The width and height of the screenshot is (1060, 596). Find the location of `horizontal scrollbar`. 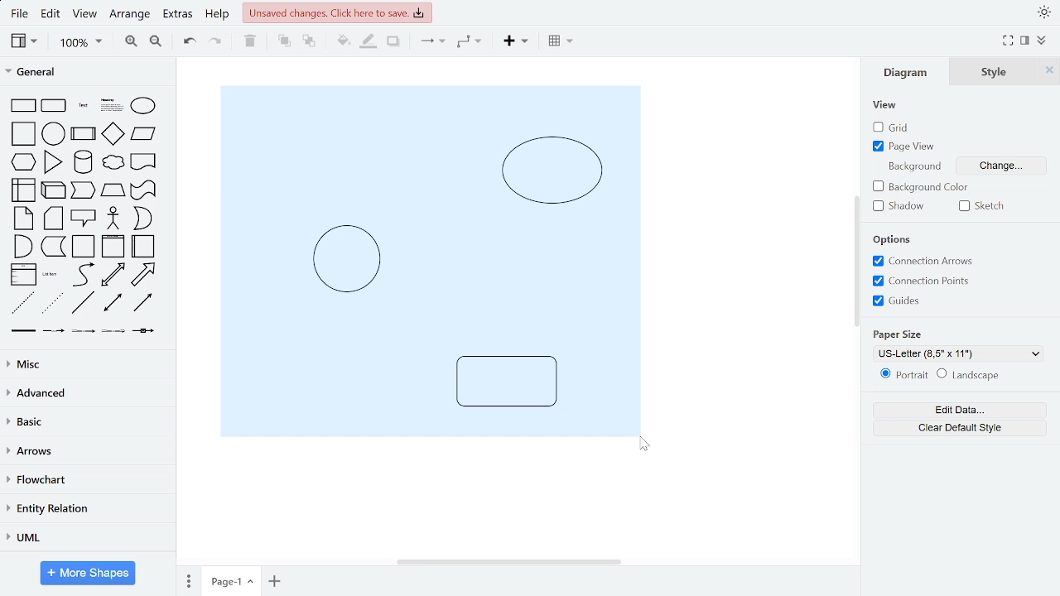

horizontal scrollbar is located at coordinates (508, 560).